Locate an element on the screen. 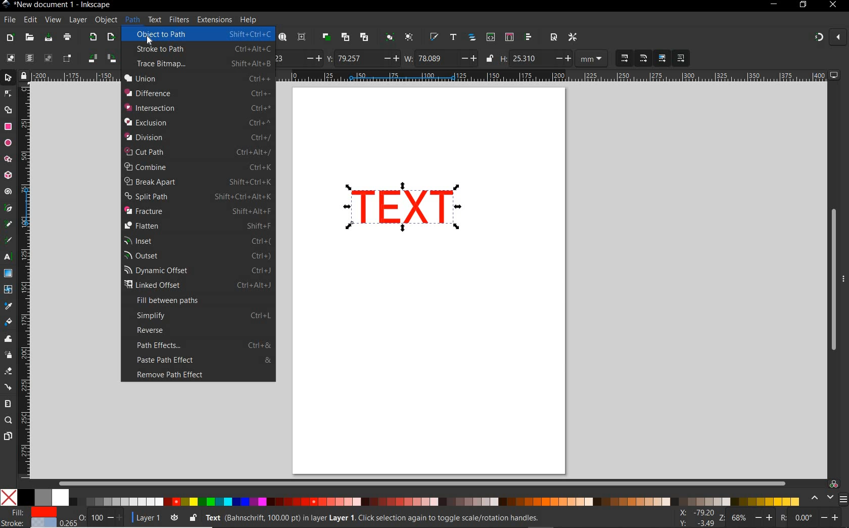  DROPPER TOOL is located at coordinates (8, 306).